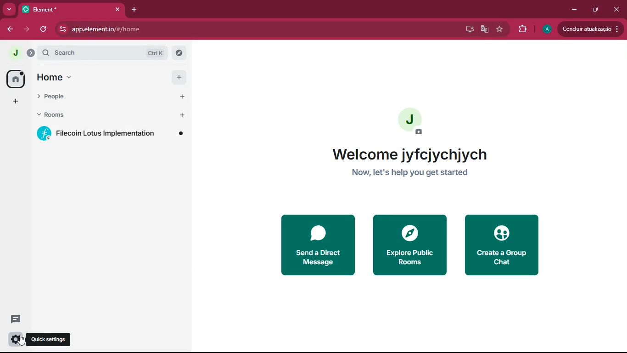 Image resolution: width=627 pixels, height=353 pixels. I want to click on Add, so click(178, 79).